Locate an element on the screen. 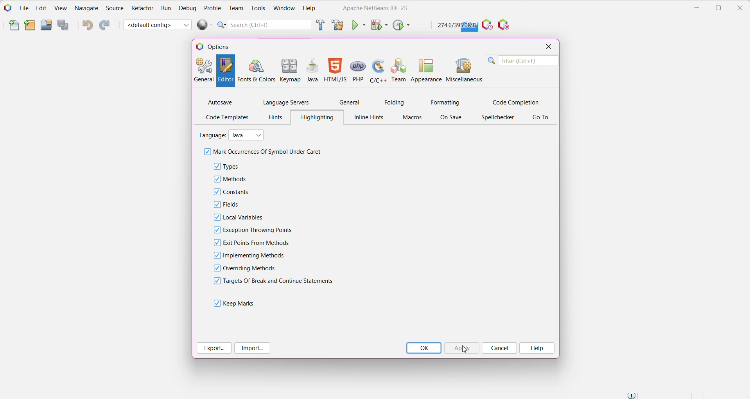 The image size is (750, 399). Folding is located at coordinates (395, 102).